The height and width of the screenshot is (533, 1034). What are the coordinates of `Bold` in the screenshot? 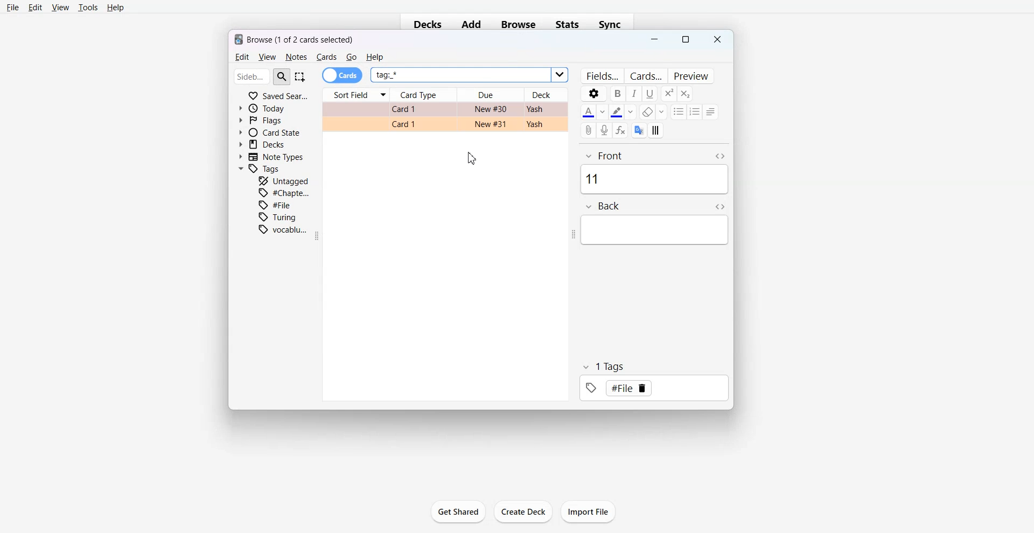 It's located at (618, 93).